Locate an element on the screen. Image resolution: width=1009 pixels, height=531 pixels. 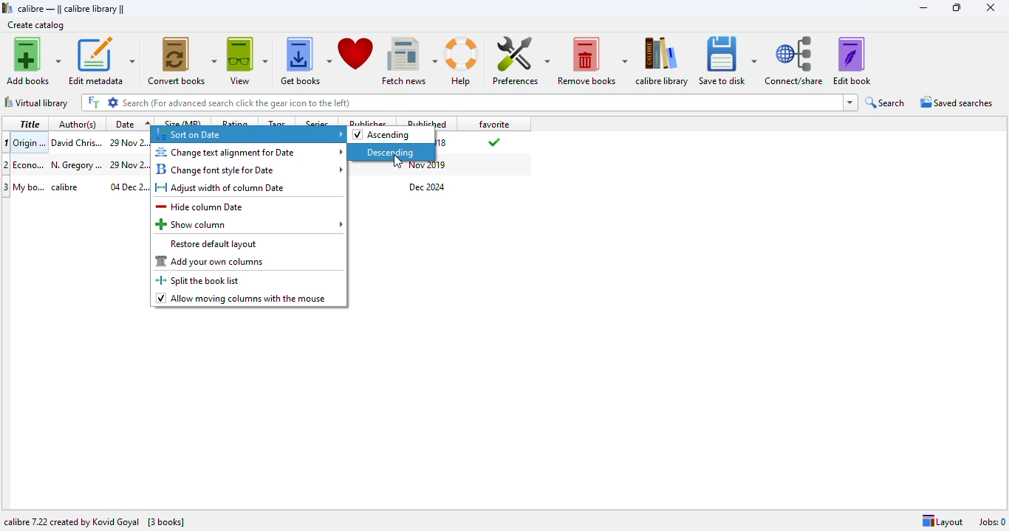
restore default layout is located at coordinates (213, 244).